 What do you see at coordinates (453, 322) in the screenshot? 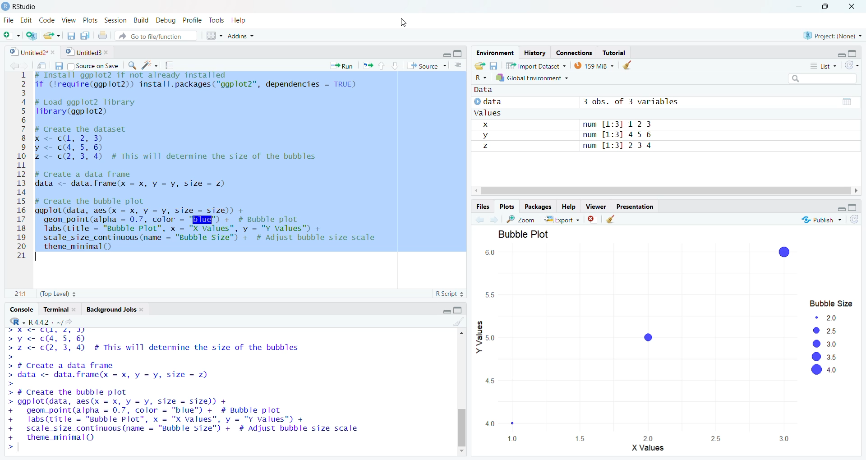
I see `clear console` at bounding box center [453, 322].